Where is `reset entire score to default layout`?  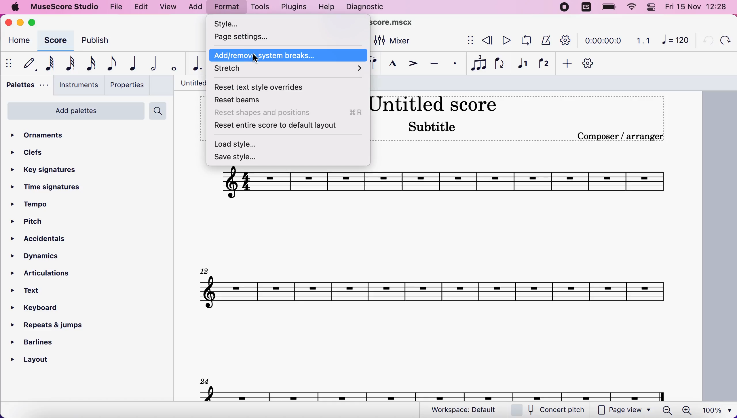 reset entire score to default layout is located at coordinates (290, 126).